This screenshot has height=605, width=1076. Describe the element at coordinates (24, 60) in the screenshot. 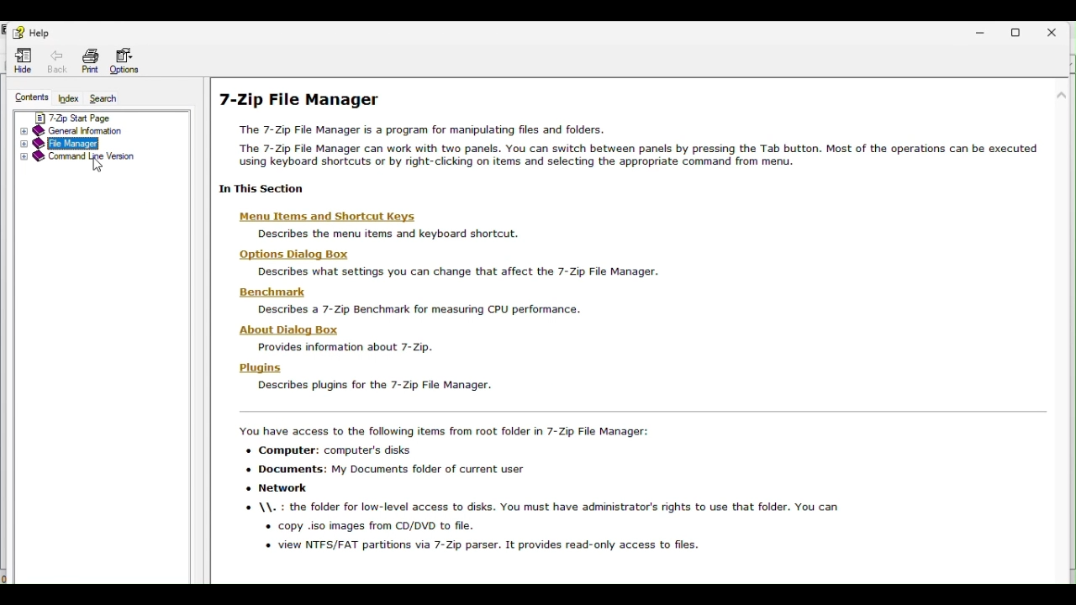

I see `hide` at that location.